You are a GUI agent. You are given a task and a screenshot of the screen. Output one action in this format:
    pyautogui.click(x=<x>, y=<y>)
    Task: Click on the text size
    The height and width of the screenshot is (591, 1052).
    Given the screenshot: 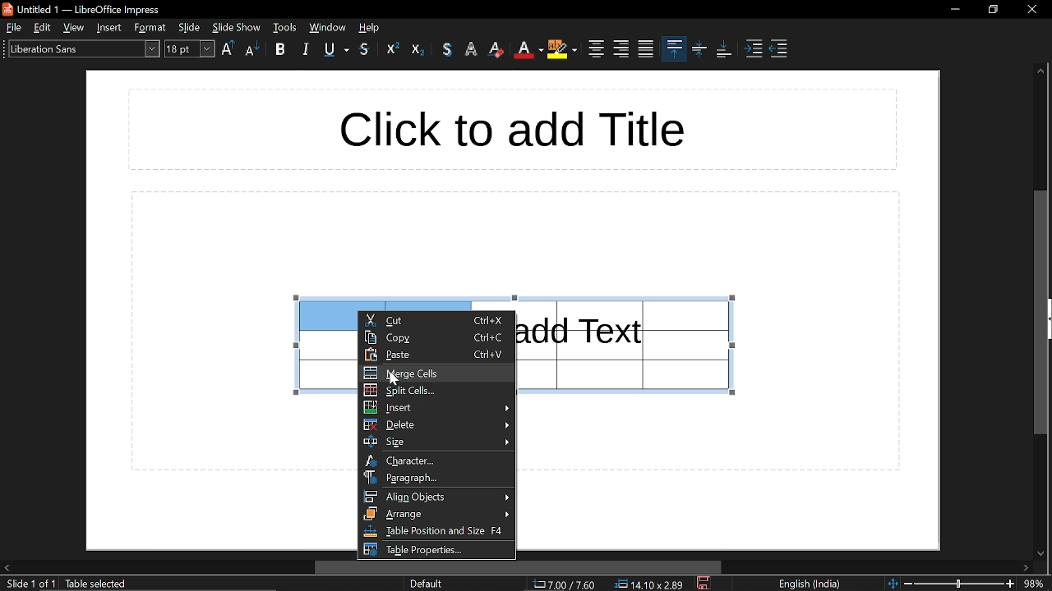 What is the action you would take?
    pyautogui.click(x=190, y=50)
    